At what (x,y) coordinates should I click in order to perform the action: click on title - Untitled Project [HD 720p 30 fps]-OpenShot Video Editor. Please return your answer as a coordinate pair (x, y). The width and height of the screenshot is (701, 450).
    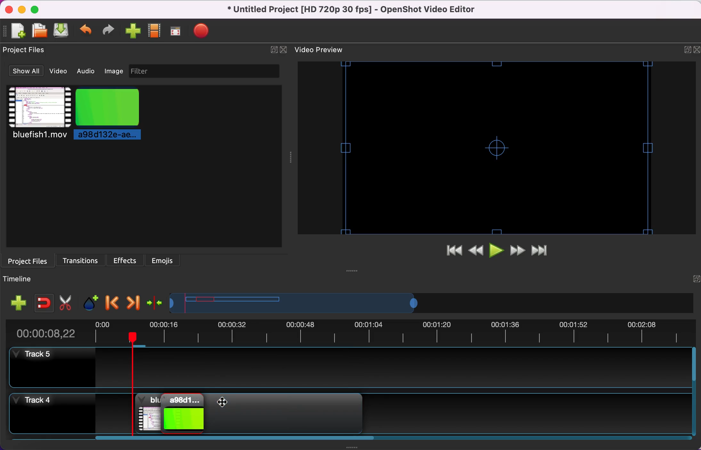
    Looking at the image, I should click on (361, 9).